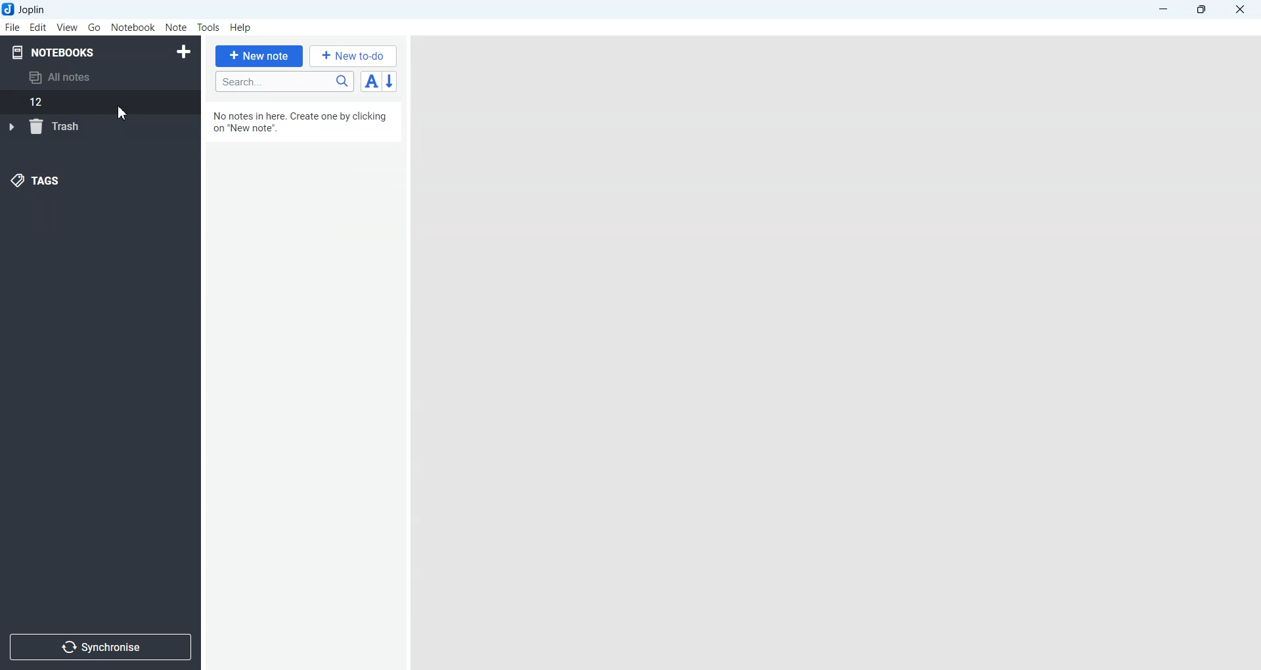 The image size is (1261, 670). Describe the element at coordinates (12, 27) in the screenshot. I see `File ` at that location.